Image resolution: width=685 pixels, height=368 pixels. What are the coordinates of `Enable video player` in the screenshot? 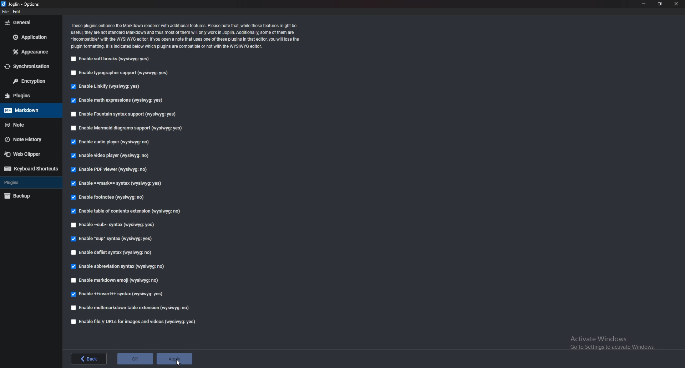 It's located at (110, 157).